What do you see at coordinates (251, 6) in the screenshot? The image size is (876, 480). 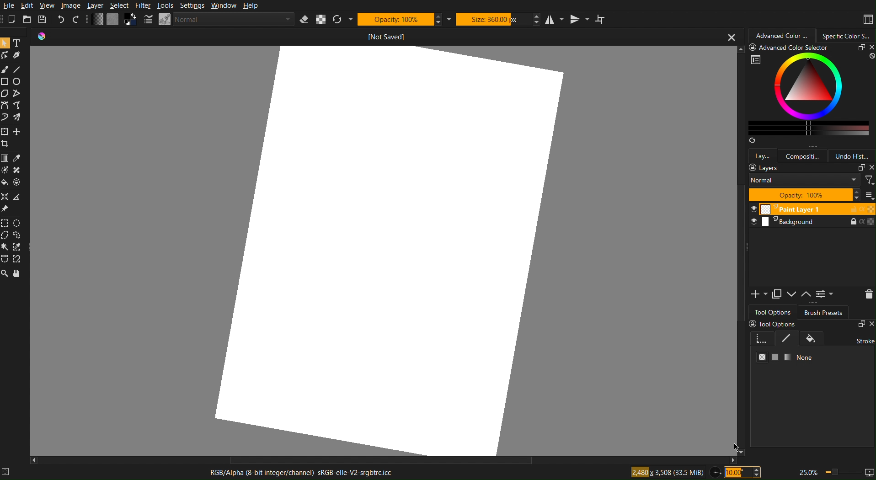 I see `Help` at bounding box center [251, 6].